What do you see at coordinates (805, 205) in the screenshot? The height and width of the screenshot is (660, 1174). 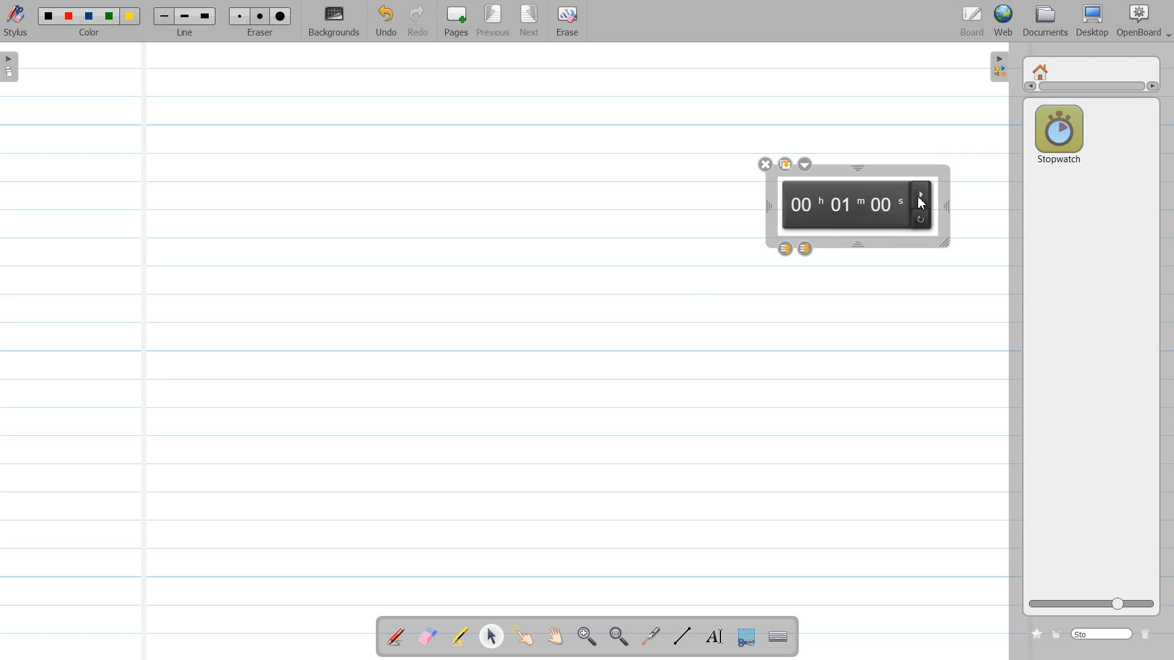 I see `00` at bounding box center [805, 205].